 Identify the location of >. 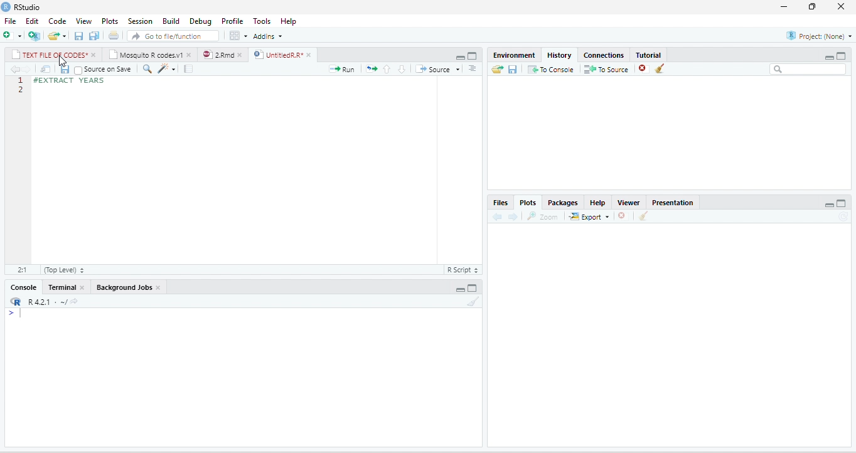
(15, 314).